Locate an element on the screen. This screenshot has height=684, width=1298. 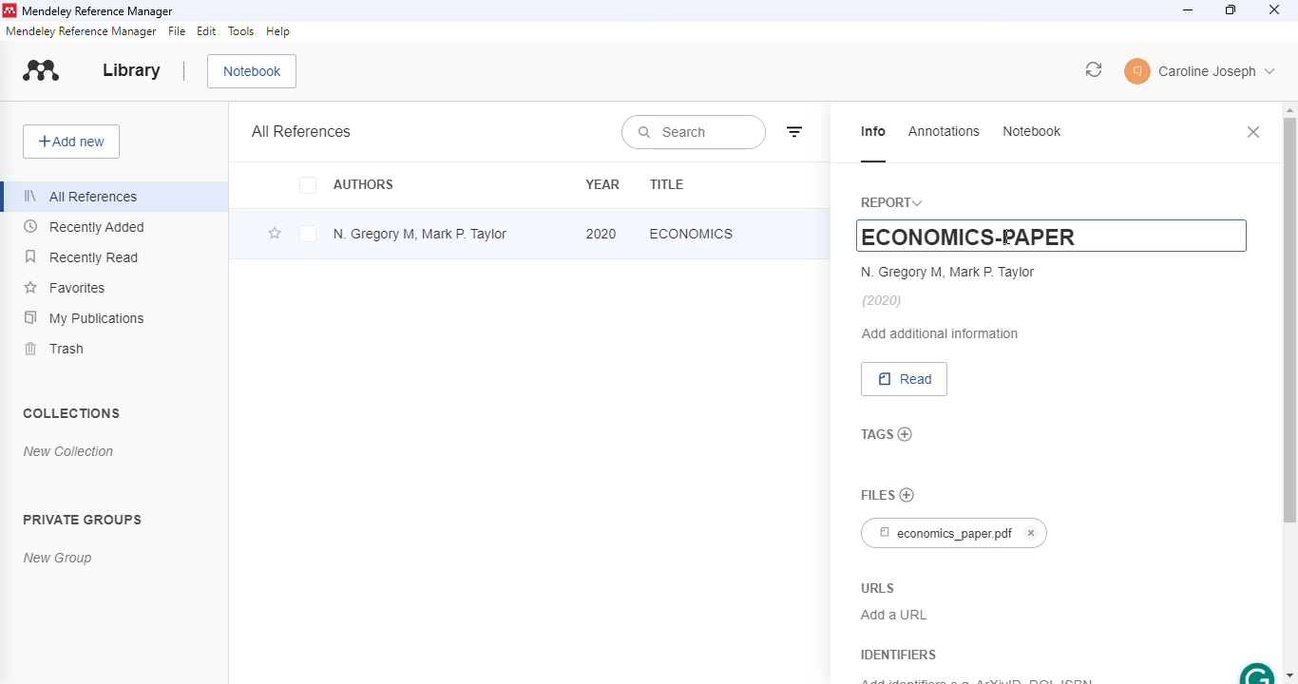
profile is located at coordinates (1201, 71).